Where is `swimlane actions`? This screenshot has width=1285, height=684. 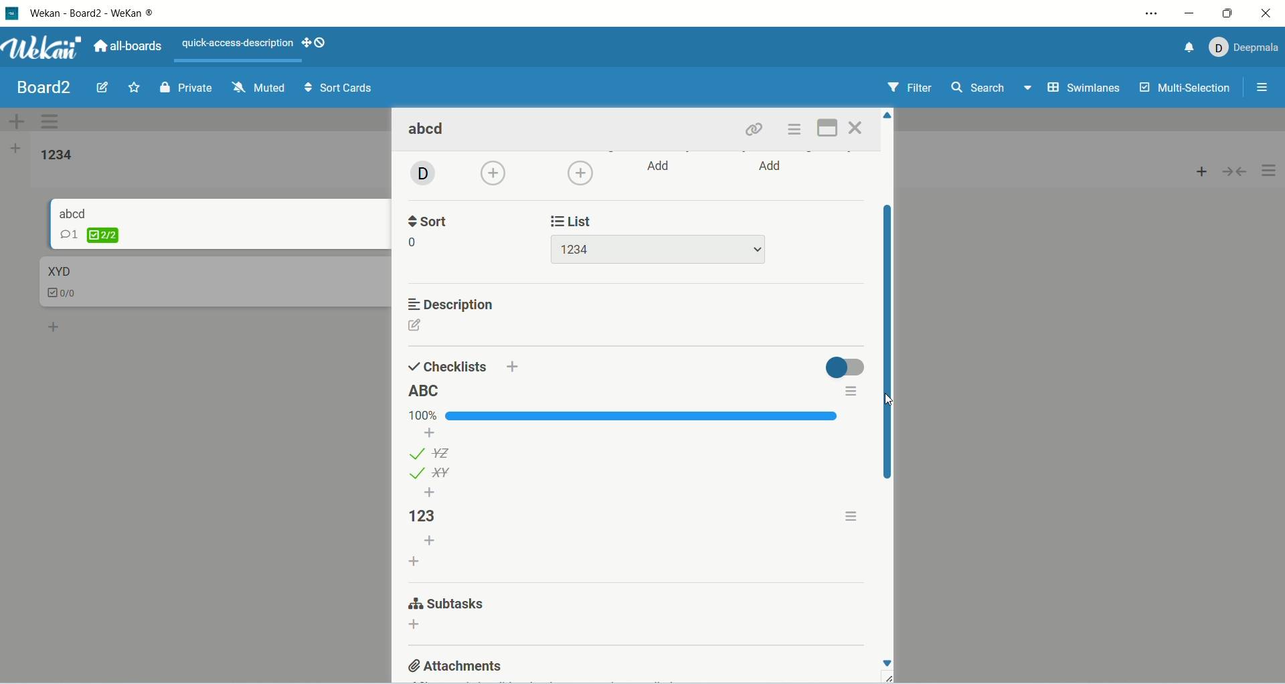 swimlane actions is located at coordinates (52, 123).